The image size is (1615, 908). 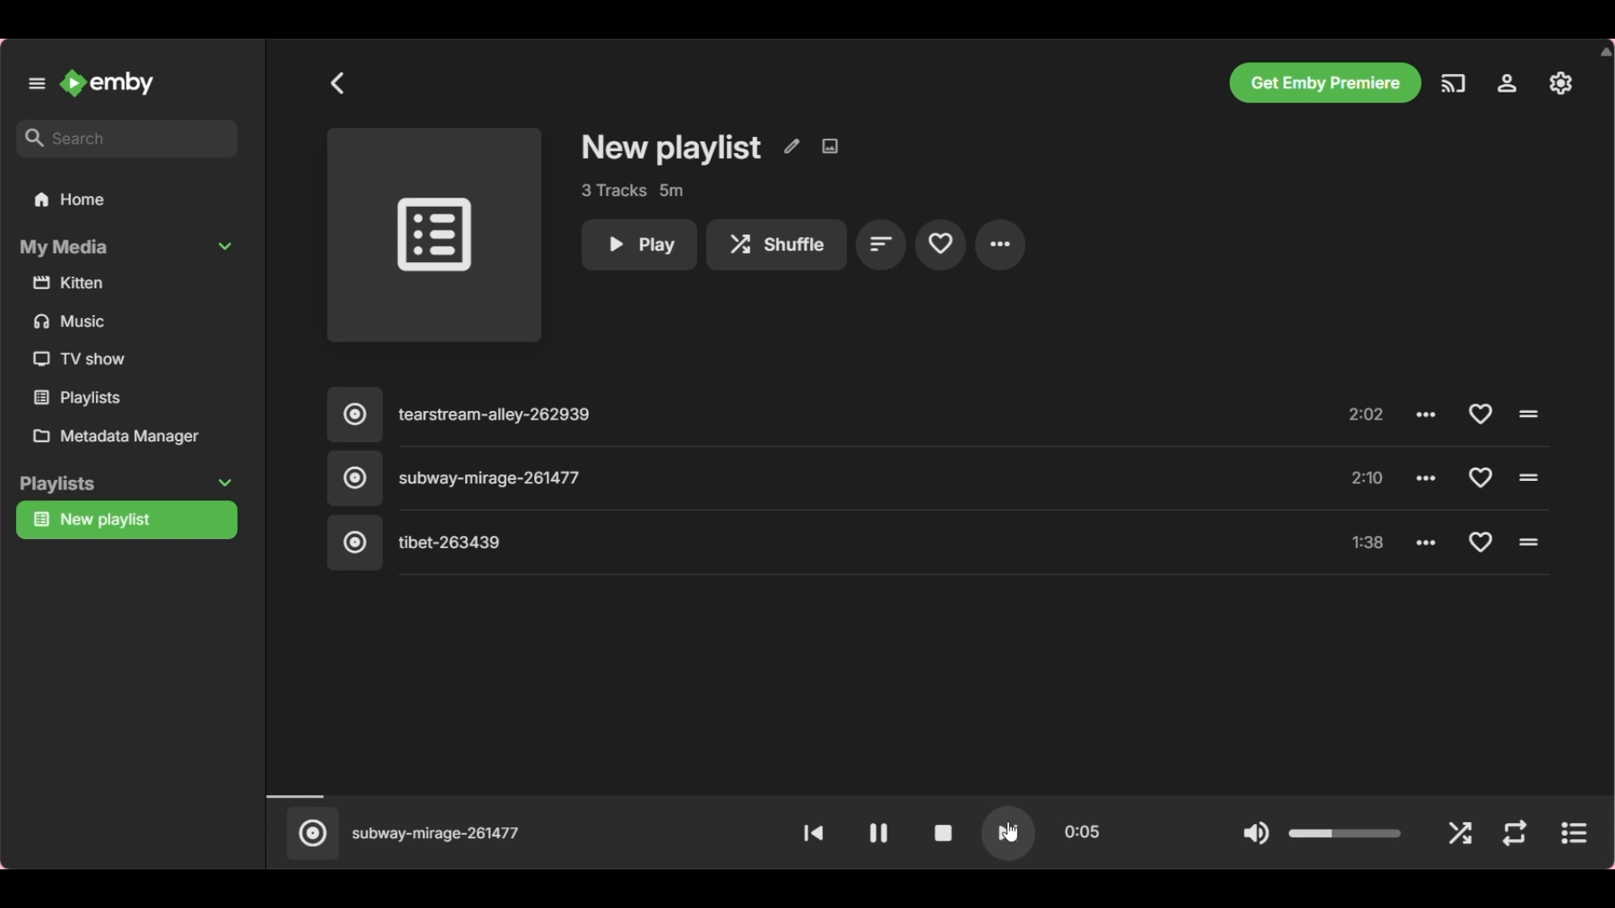 What do you see at coordinates (1562, 82) in the screenshot?
I see `Settings` at bounding box center [1562, 82].